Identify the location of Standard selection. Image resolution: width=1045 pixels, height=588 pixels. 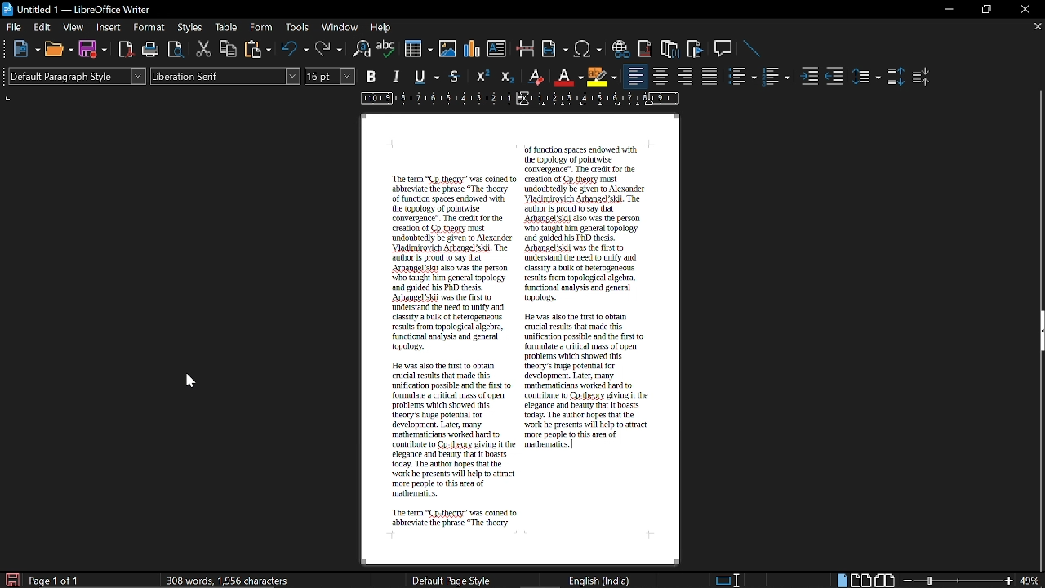
(730, 578).